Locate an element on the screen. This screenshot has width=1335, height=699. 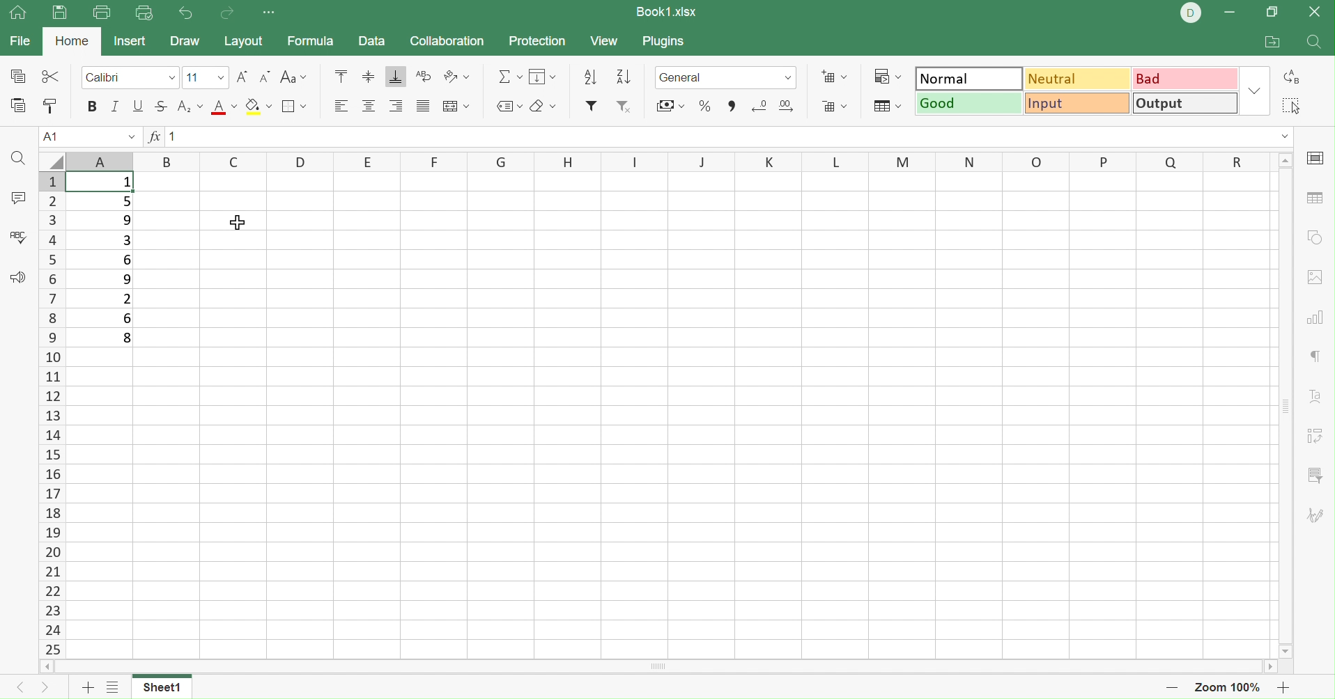
Align middle is located at coordinates (368, 76).